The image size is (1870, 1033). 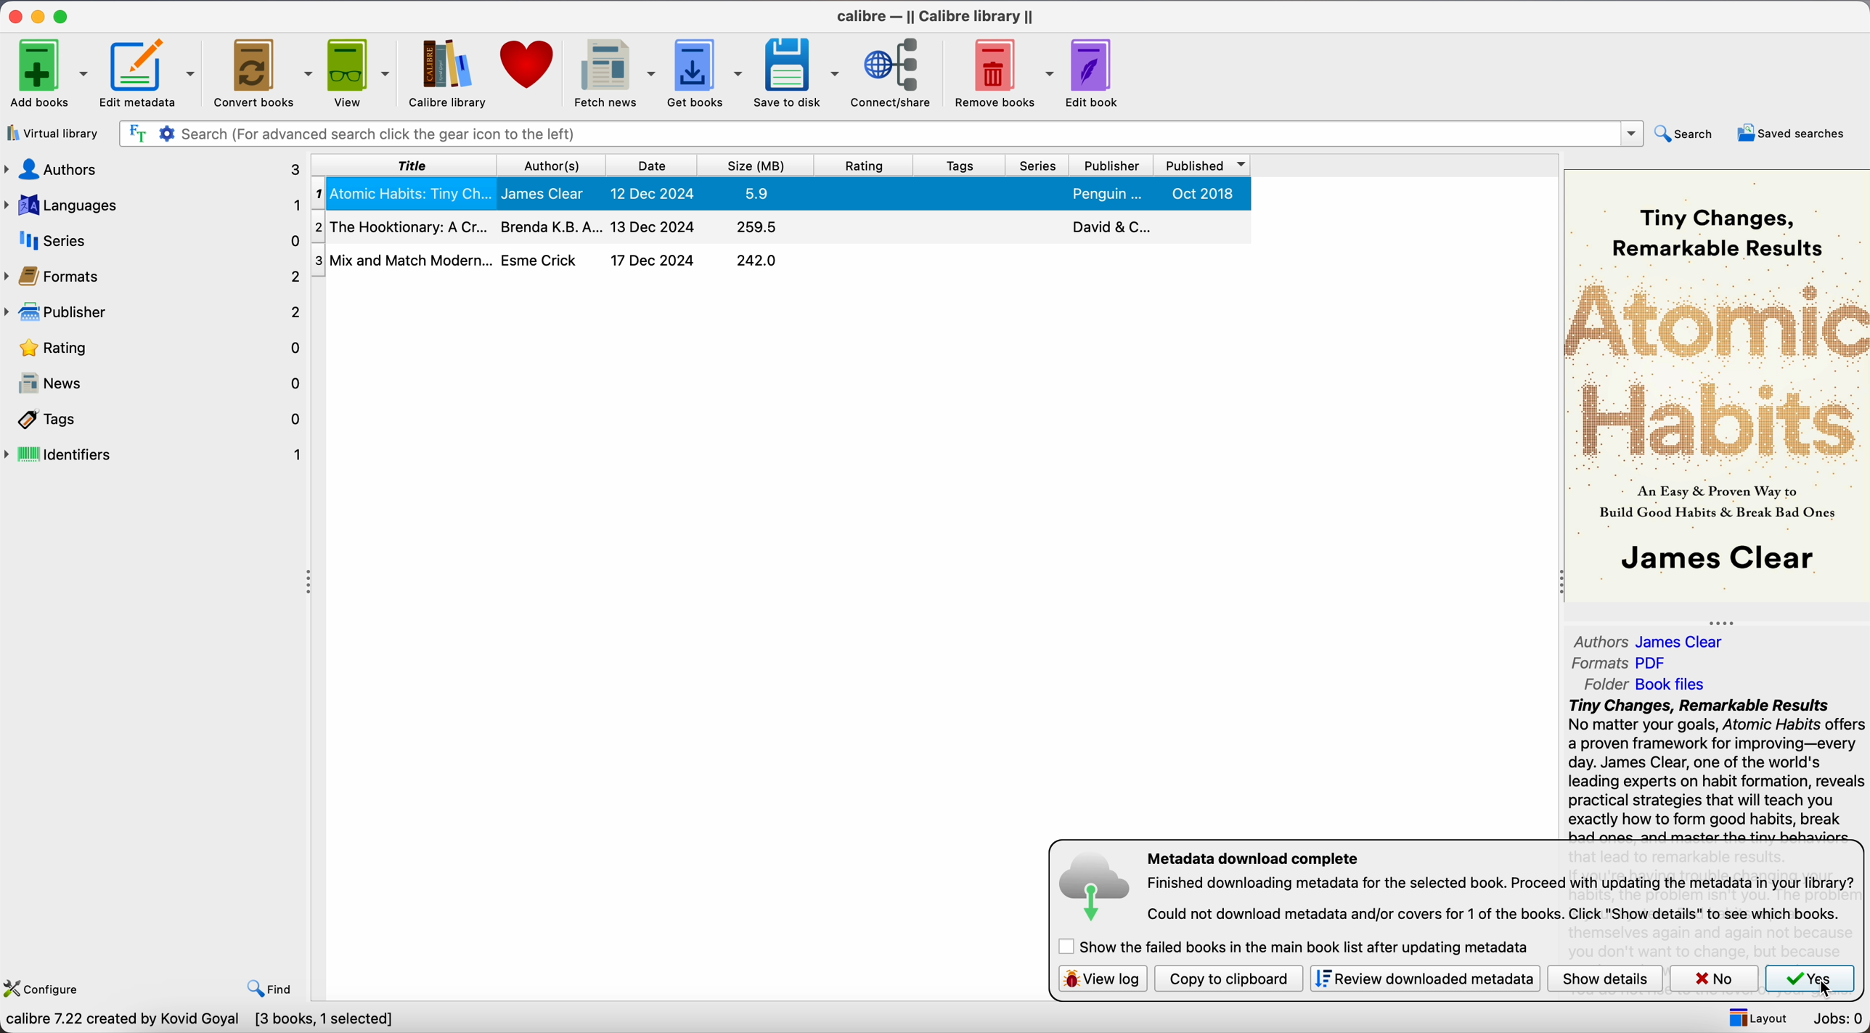 I want to click on cursor, so click(x=1831, y=994).